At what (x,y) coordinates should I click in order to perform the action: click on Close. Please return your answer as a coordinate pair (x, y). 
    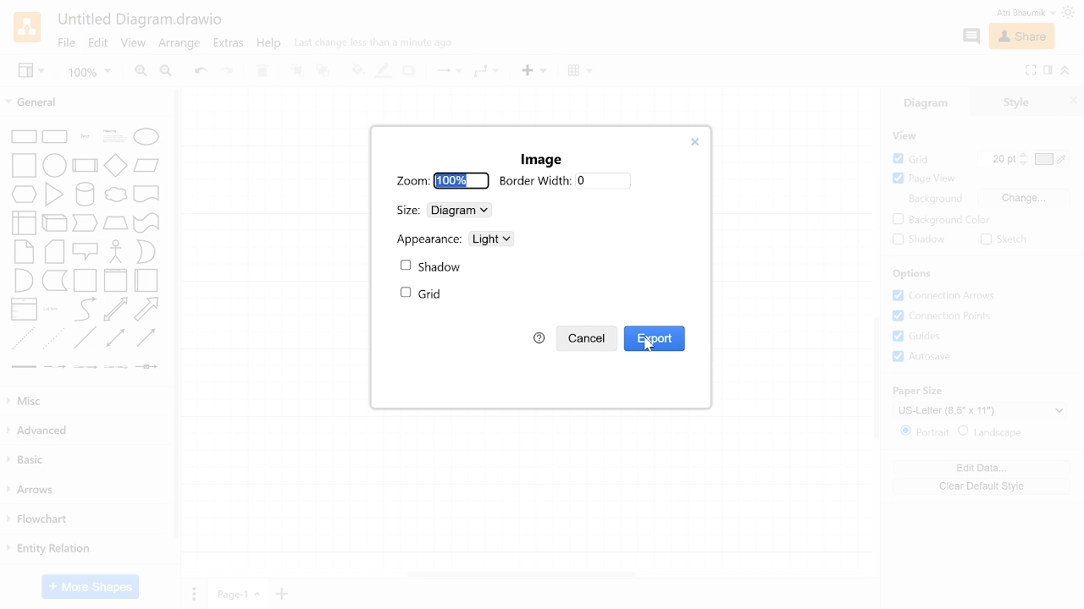
    Looking at the image, I should click on (1073, 101).